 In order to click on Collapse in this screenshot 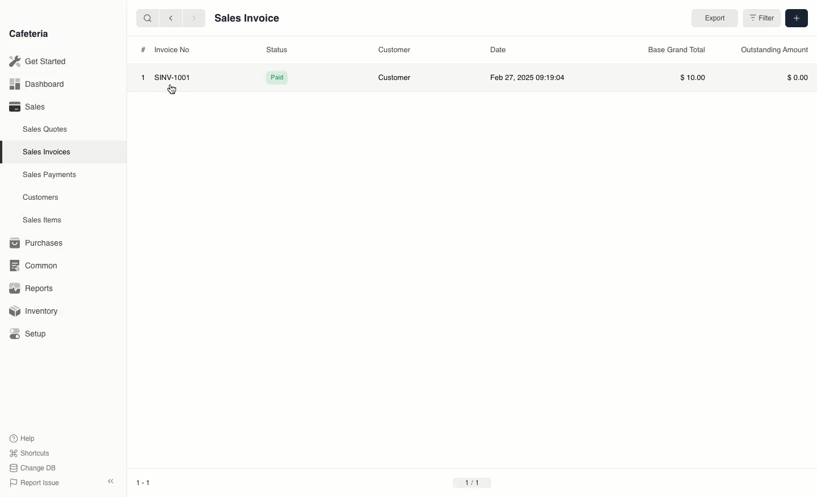, I will do `click(112, 481)`.